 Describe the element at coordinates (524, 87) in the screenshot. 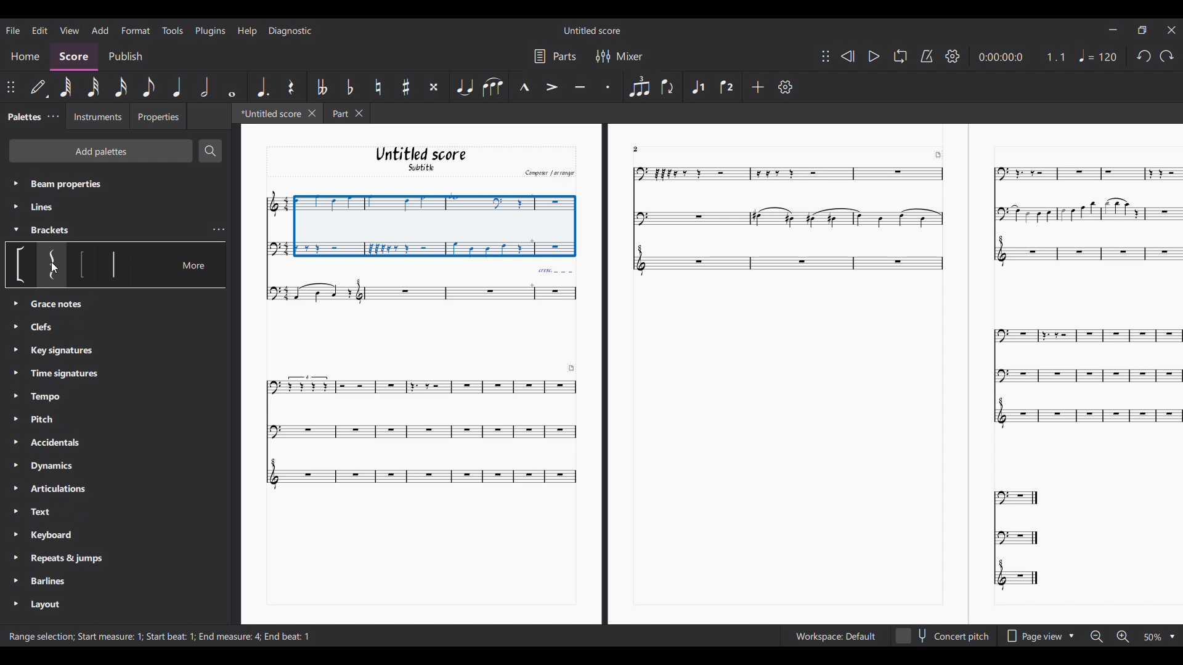

I see `Marcato` at that location.